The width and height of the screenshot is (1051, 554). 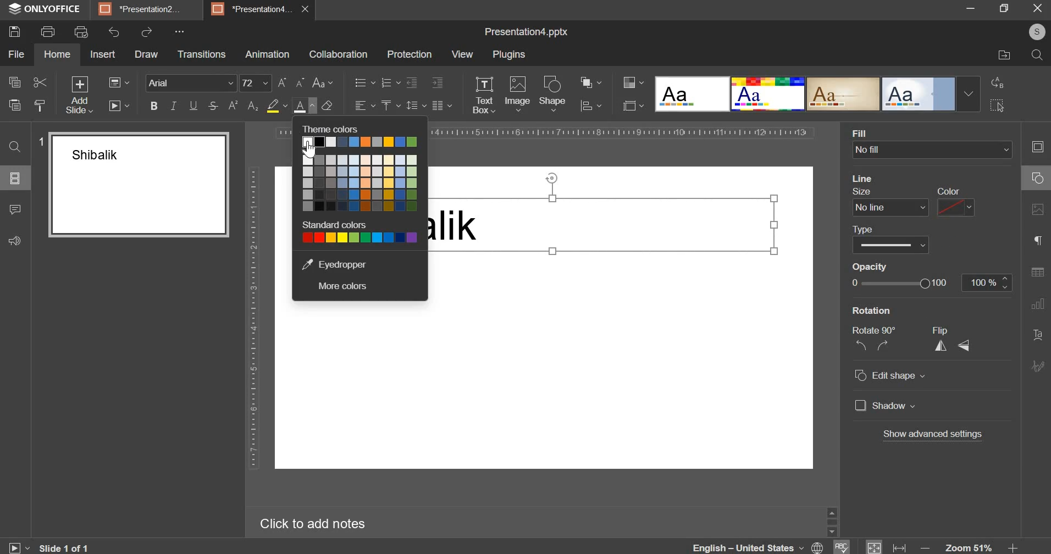 What do you see at coordinates (193, 106) in the screenshot?
I see `underline` at bounding box center [193, 106].